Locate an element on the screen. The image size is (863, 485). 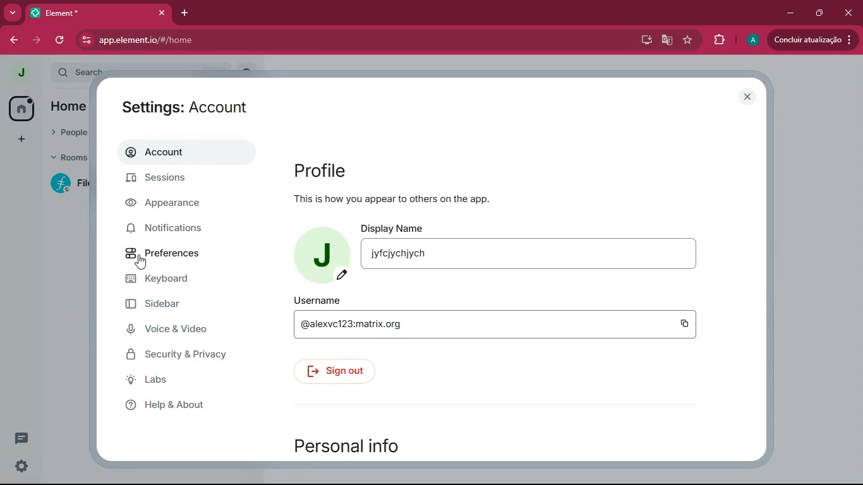
app.element.io/#/home is located at coordinates (212, 40).